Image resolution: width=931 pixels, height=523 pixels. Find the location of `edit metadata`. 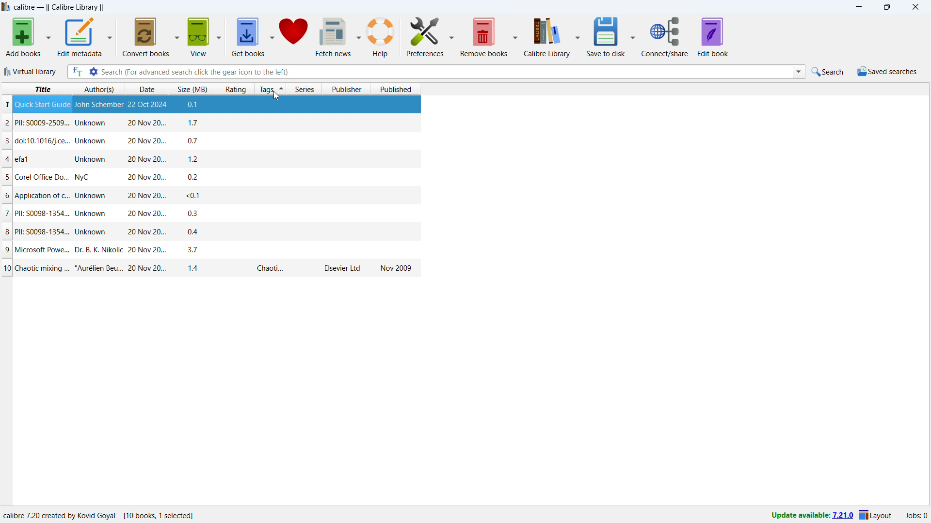

edit metadata is located at coordinates (79, 37).